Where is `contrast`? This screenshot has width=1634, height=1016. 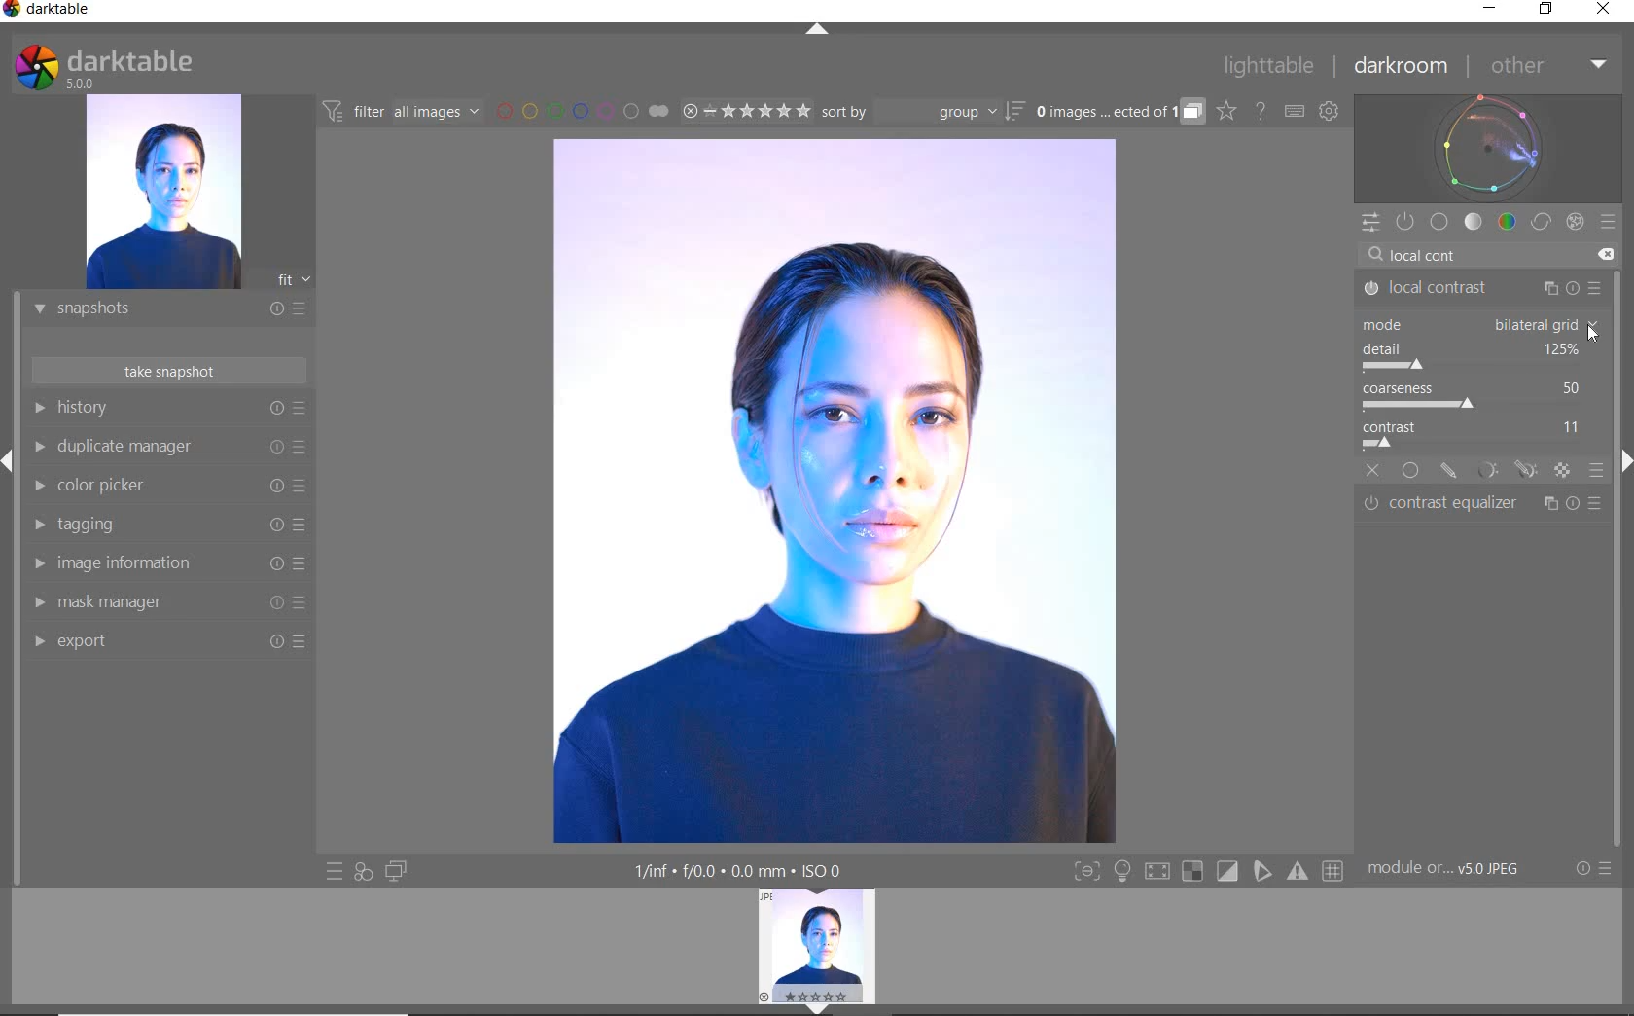 contrast is located at coordinates (1479, 436).